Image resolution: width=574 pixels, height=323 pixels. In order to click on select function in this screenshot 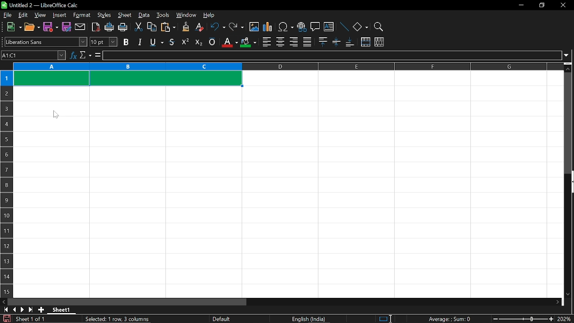, I will do `click(85, 56)`.